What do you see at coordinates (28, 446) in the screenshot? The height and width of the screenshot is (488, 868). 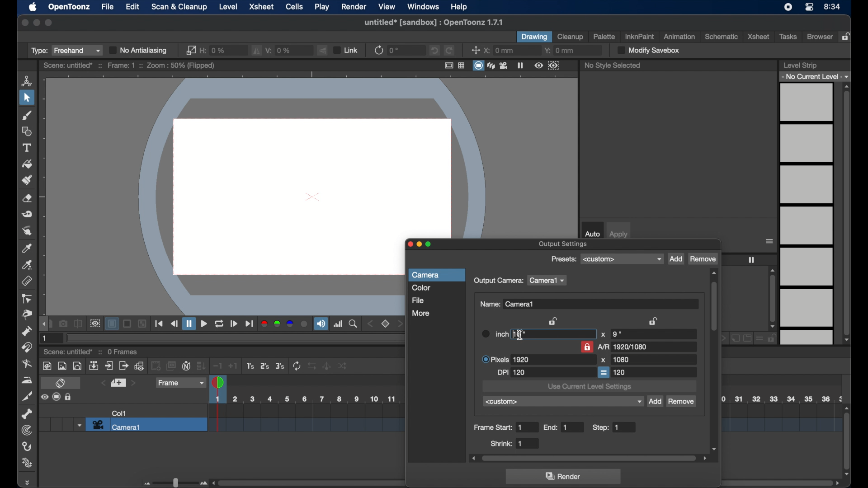 I see `hook tool` at bounding box center [28, 446].